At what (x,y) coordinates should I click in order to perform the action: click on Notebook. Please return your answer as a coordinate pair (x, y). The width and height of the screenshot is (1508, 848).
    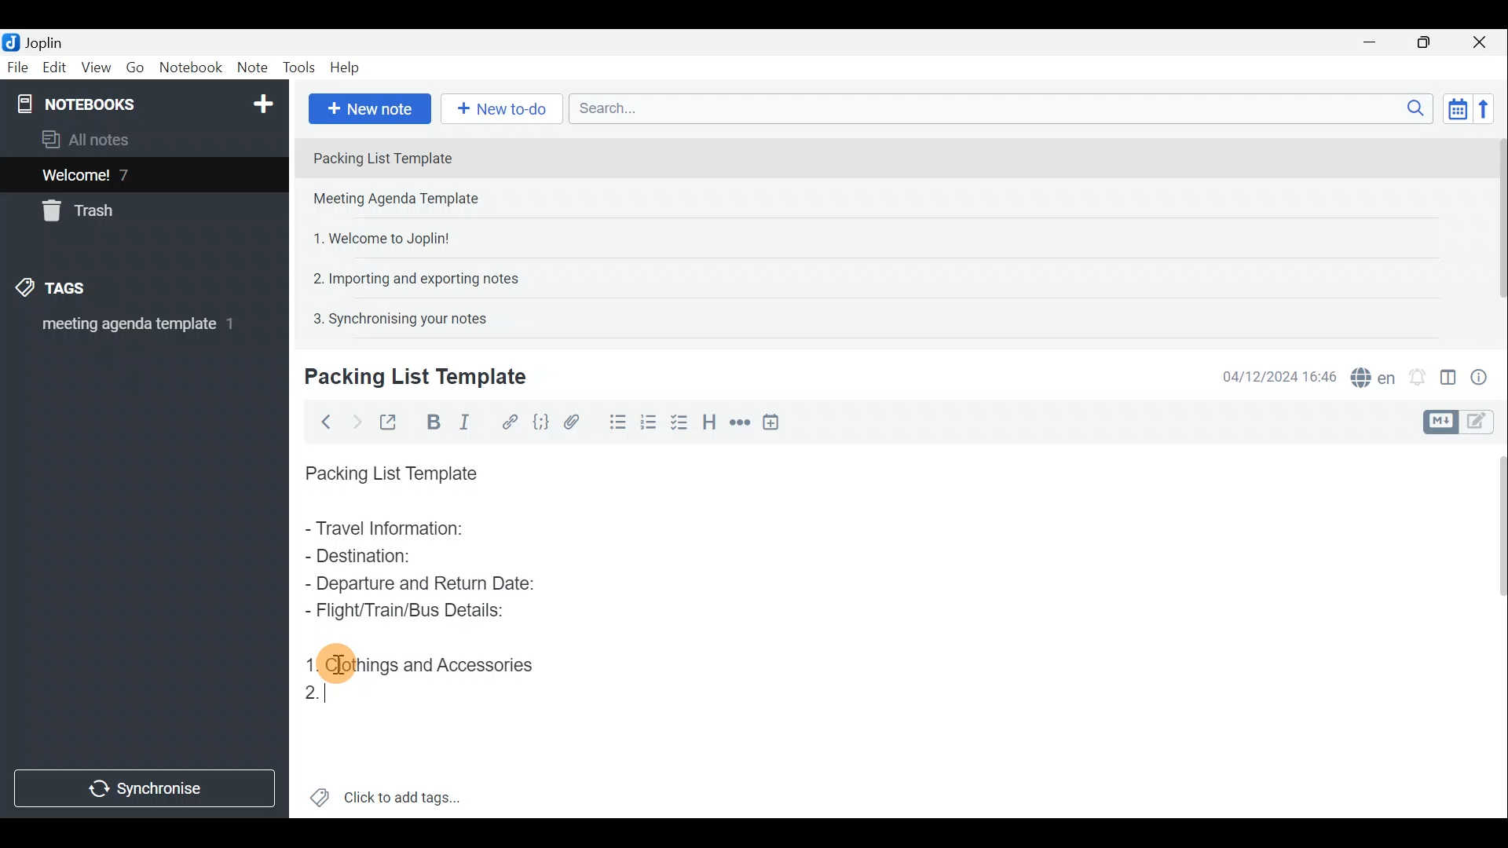
    Looking at the image, I should click on (190, 70).